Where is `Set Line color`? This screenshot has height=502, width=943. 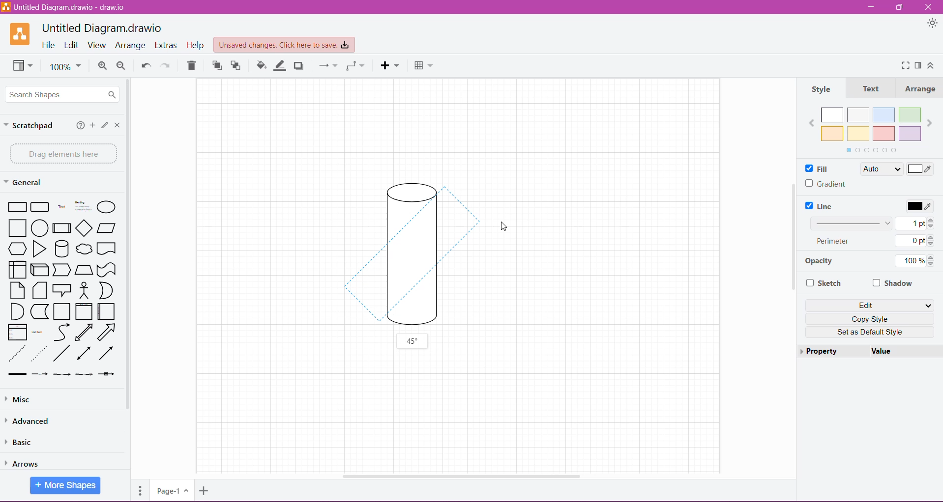 Set Line color is located at coordinates (919, 205).